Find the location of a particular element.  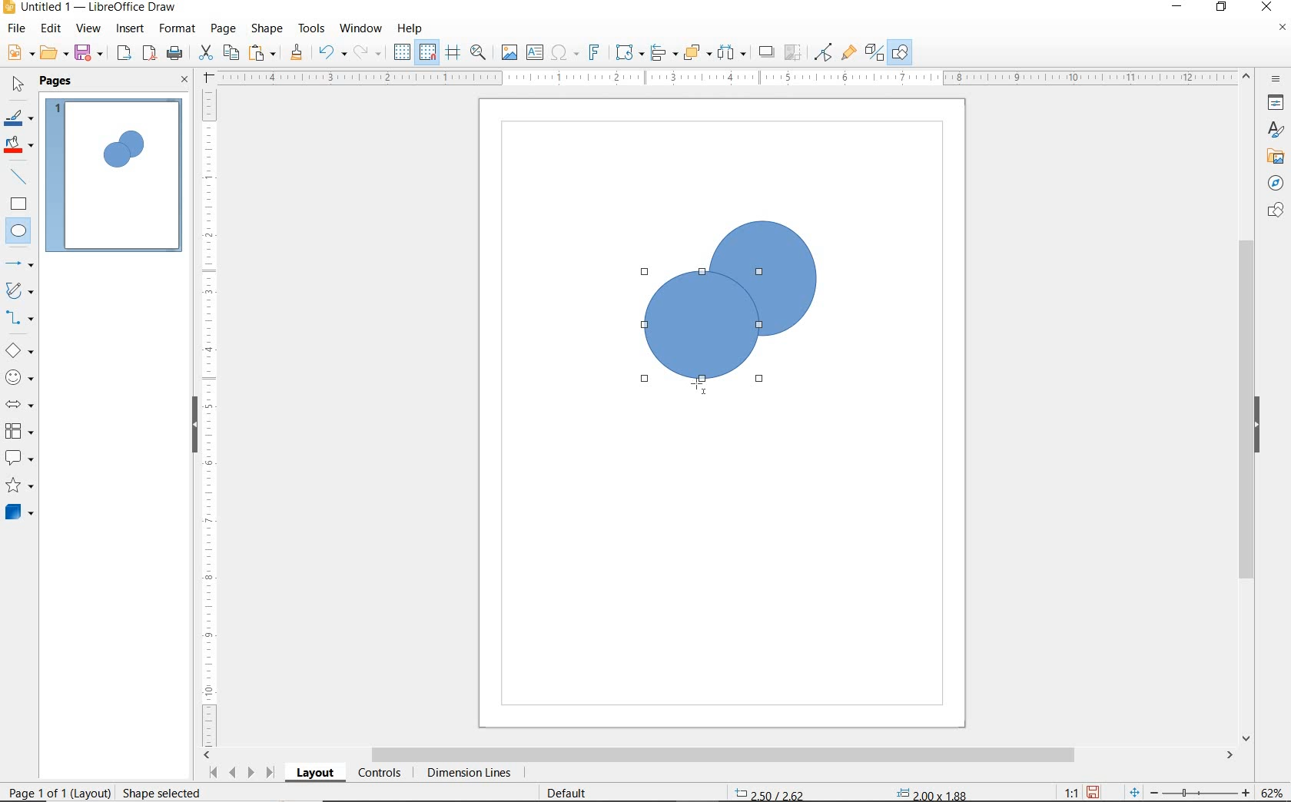

EXPORT AS PDF is located at coordinates (150, 55).